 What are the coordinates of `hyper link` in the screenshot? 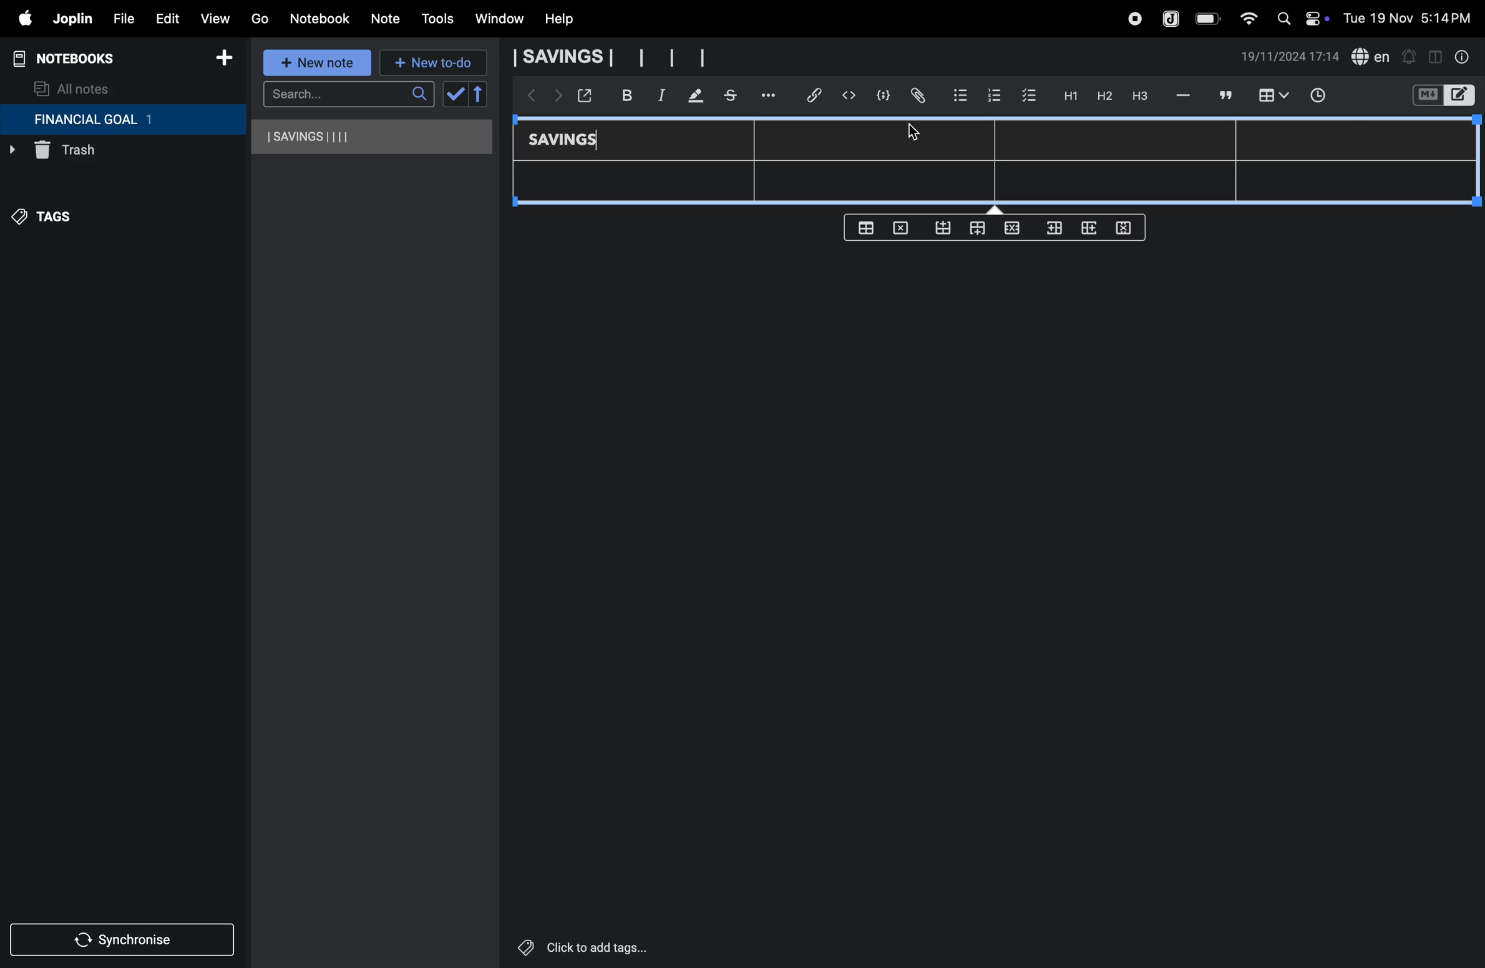 It's located at (818, 95).